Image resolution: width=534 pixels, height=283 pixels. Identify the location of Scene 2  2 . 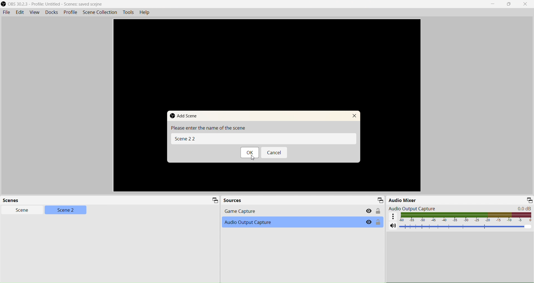
(263, 139).